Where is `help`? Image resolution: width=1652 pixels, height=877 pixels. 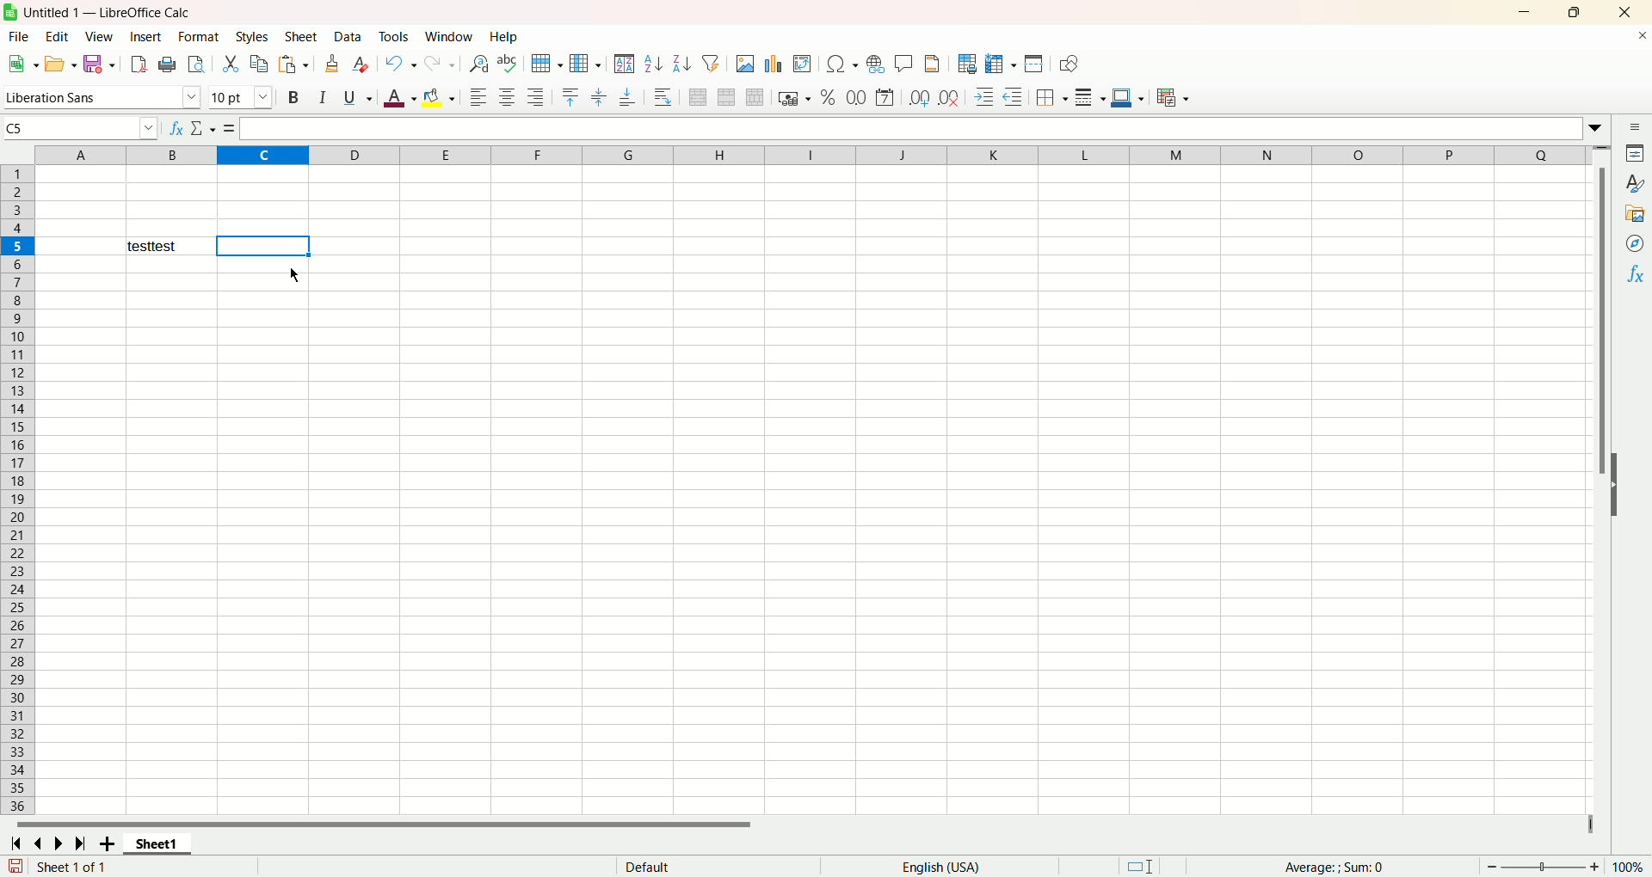 help is located at coordinates (502, 38).